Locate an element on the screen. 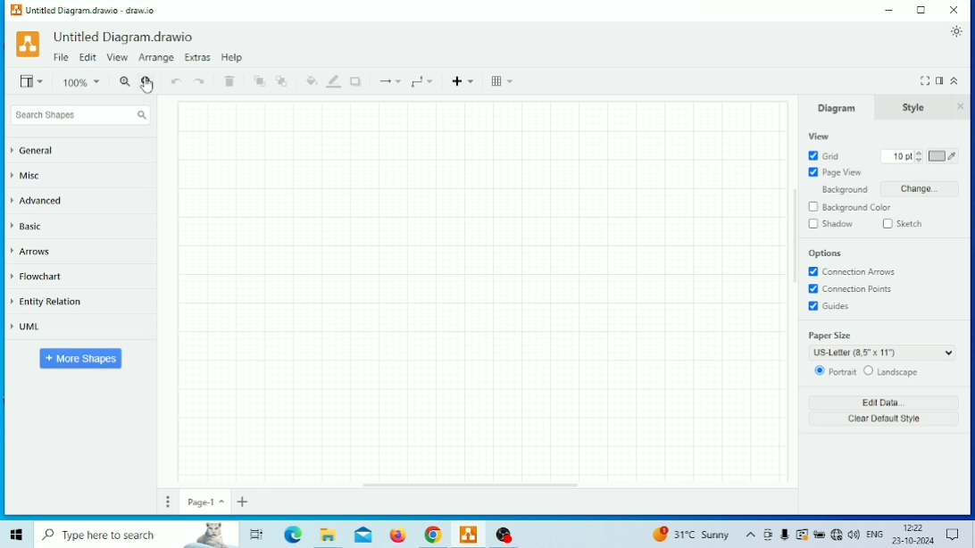 This screenshot has width=975, height=548. Shadow is located at coordinates (356, 80).